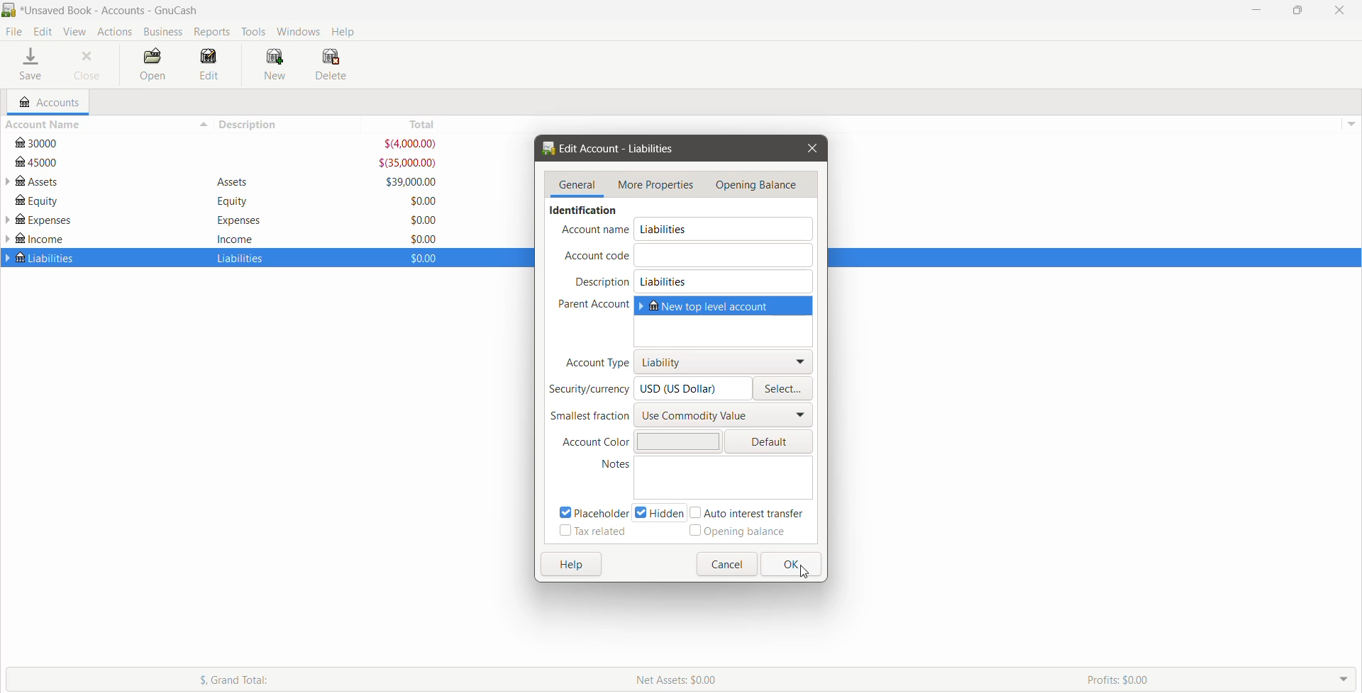 The height and width of the screenshot is (693, 1362). I want to click on Reports, so click(214, 32).